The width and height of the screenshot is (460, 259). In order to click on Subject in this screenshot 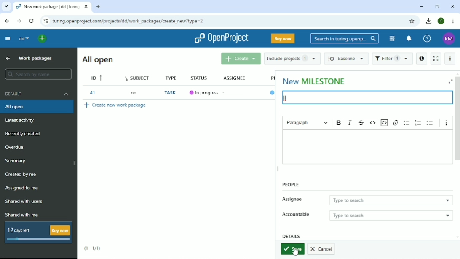, I will do `click(139, 77)`.